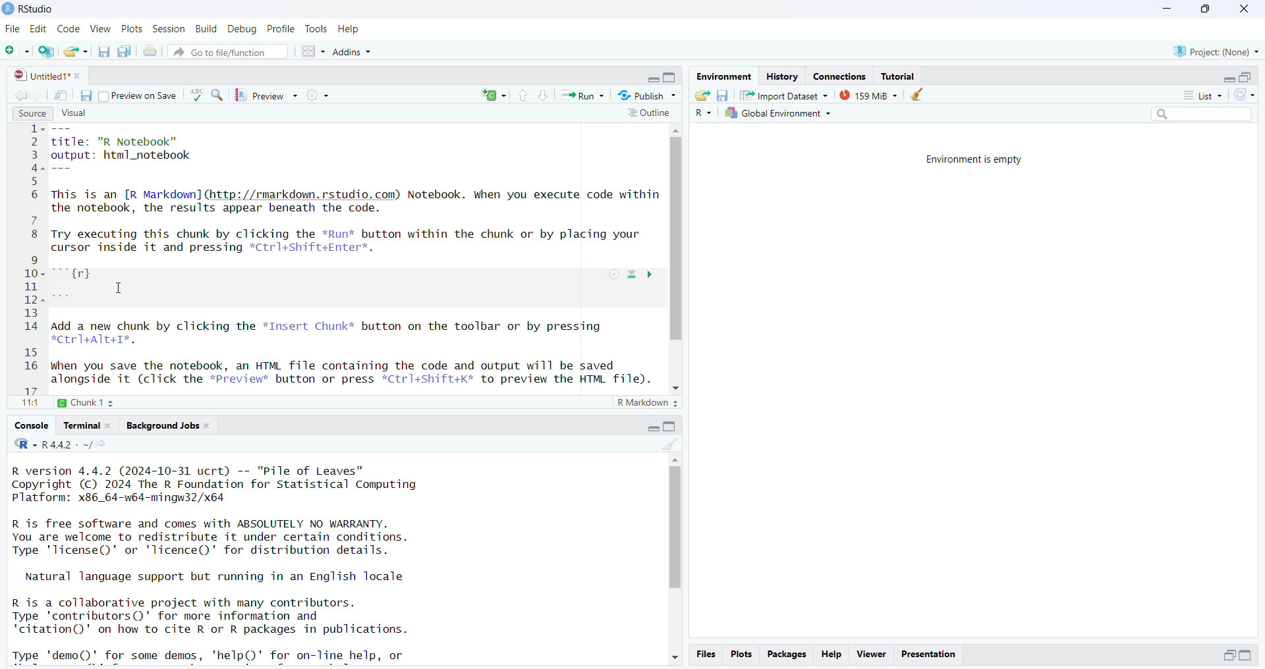  What do you see at coordinates (105, 51) in the screenshot?
I see `save current document` at bounding box center [105, 51].